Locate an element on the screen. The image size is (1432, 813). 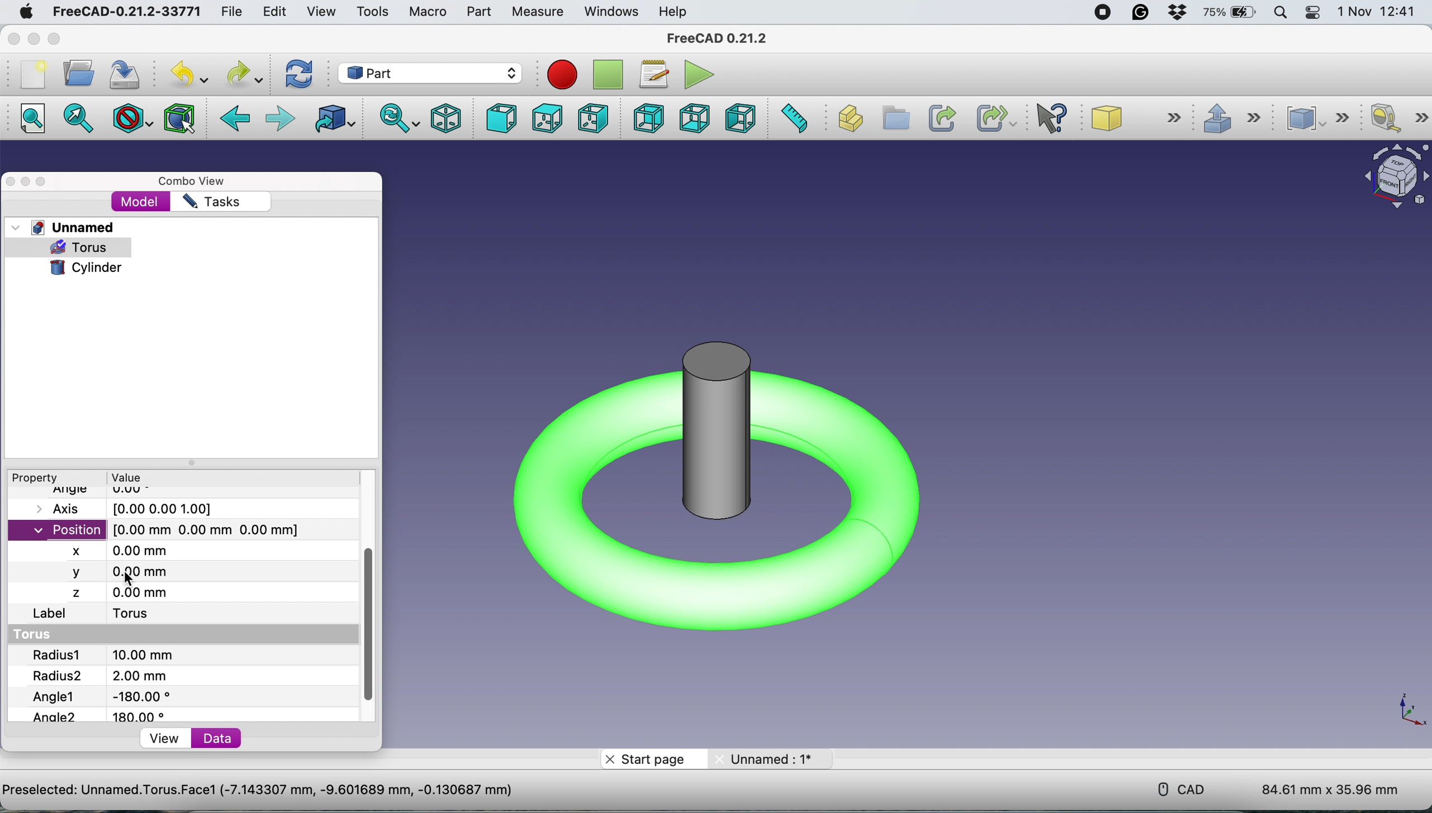
tasks is located at coordinates (211, 202).